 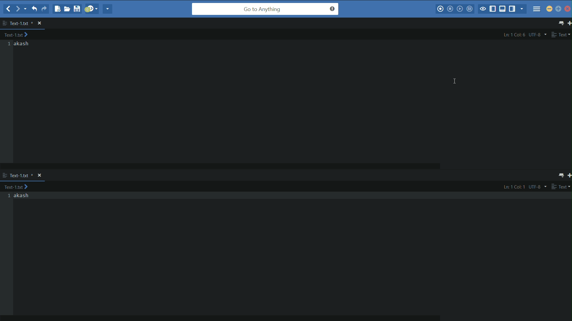 I want to click on more options, so click(x=5, y=176).